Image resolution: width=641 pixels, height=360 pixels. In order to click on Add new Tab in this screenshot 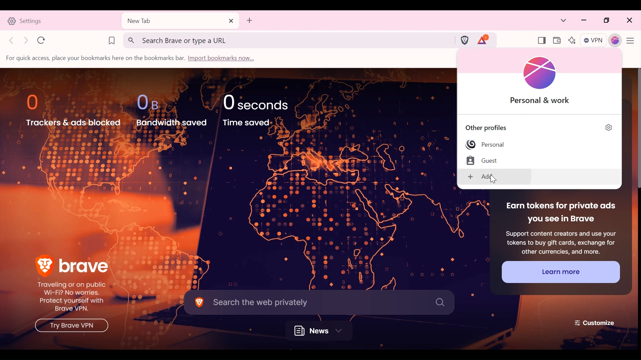, I will do `click(249, 20)`.